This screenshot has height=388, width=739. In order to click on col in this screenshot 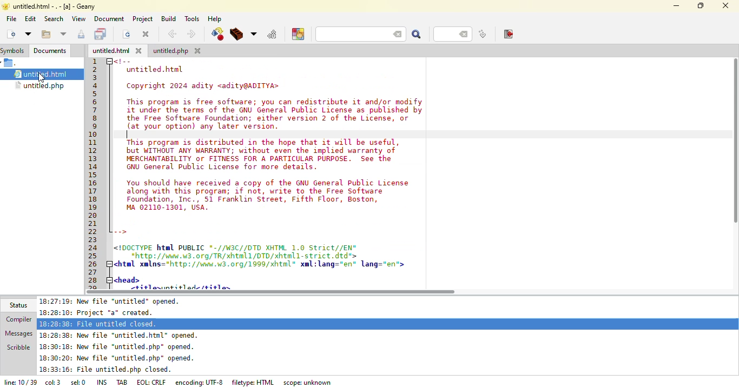, I will do `click(52, 382)`.